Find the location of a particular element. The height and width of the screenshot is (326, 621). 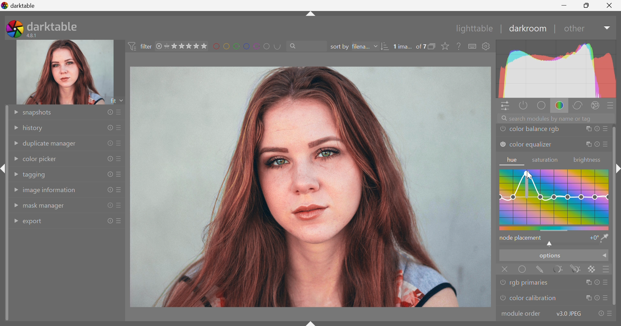

Drop Down is located at coordinates (15, 127).